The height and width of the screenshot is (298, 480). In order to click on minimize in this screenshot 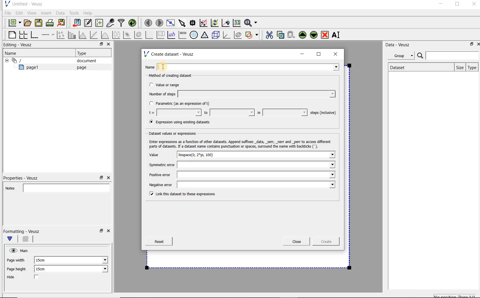, I will do `click(440, 5)`.